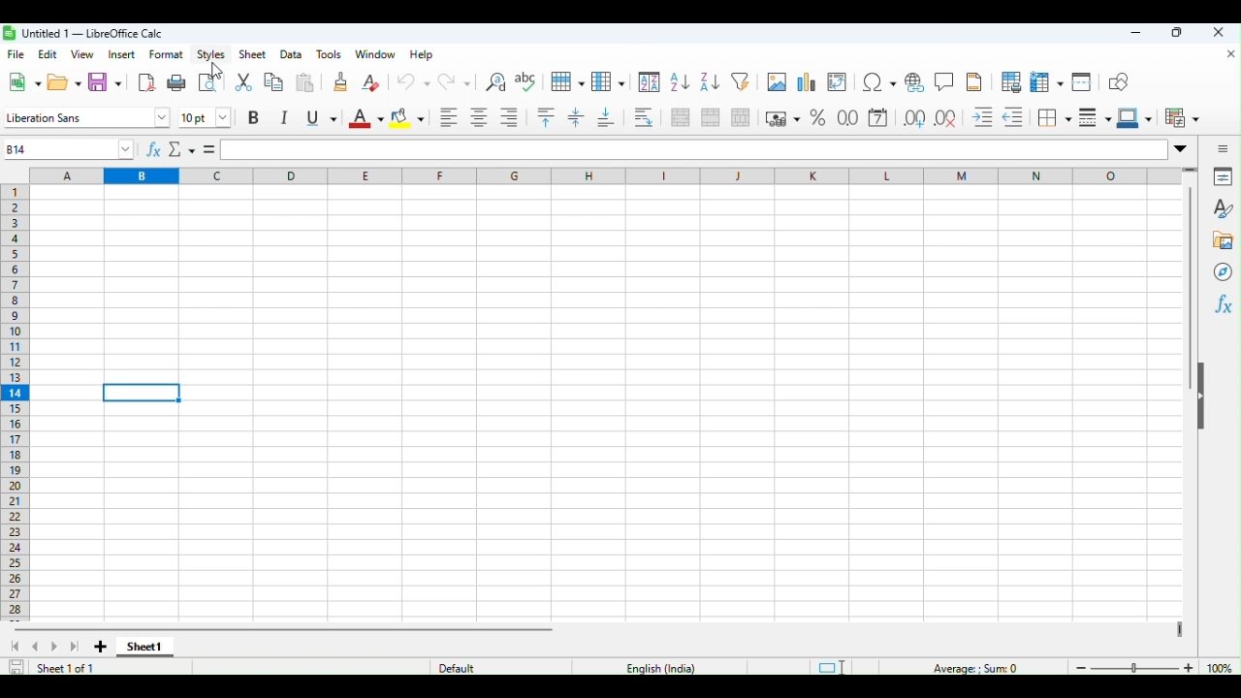  I want to click on Insert comment, so click(945, 80).